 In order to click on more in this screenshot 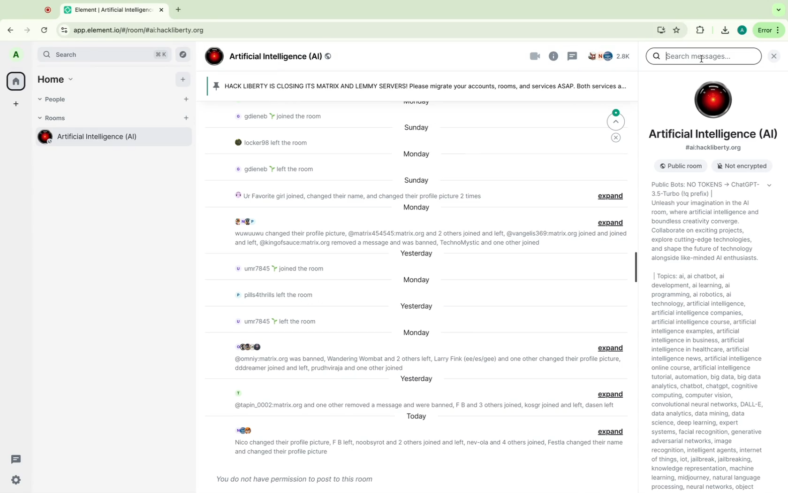, I will do `click(768, 30)`.